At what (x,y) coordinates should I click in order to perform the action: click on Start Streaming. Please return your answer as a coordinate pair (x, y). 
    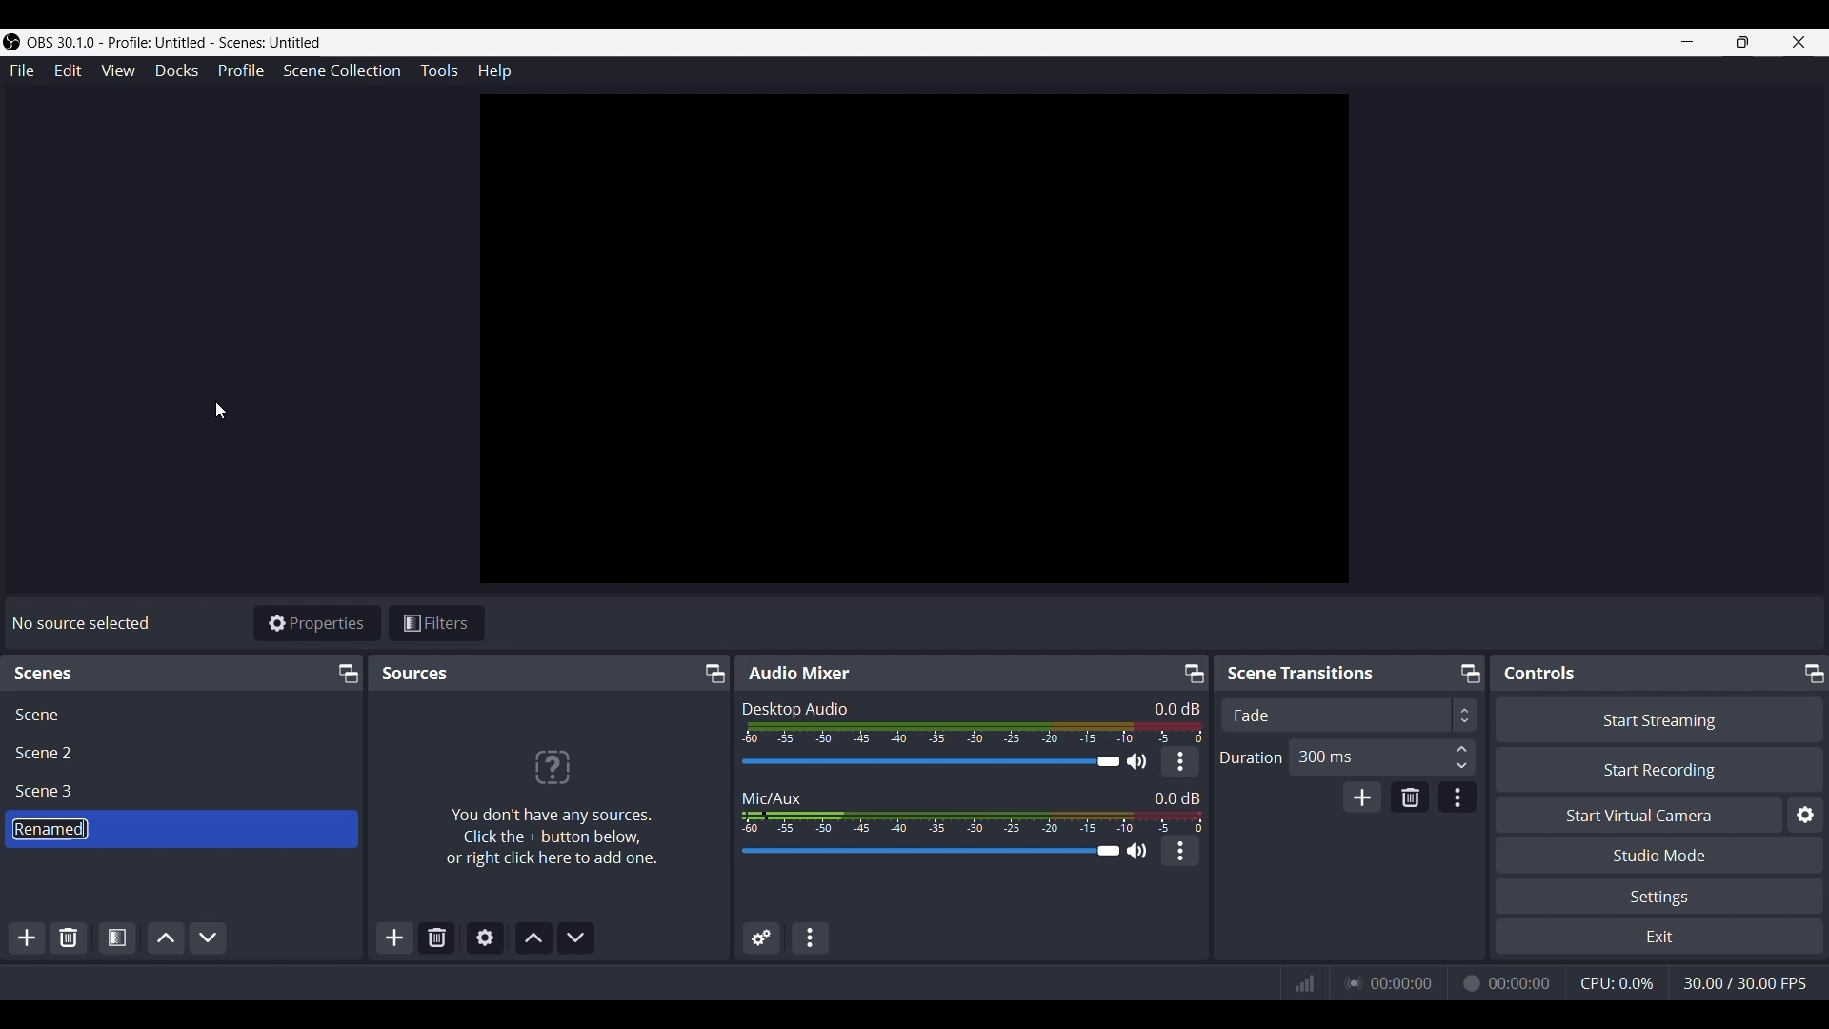
    Looking at the image, I should click on (1658, 719).